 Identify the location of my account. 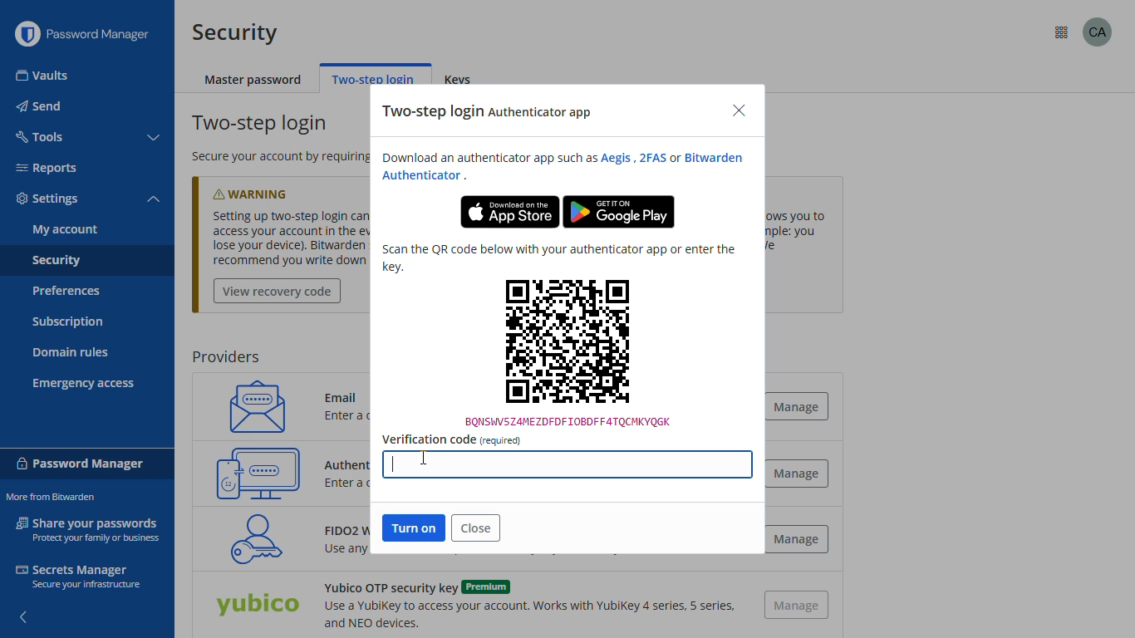
(66, 229).